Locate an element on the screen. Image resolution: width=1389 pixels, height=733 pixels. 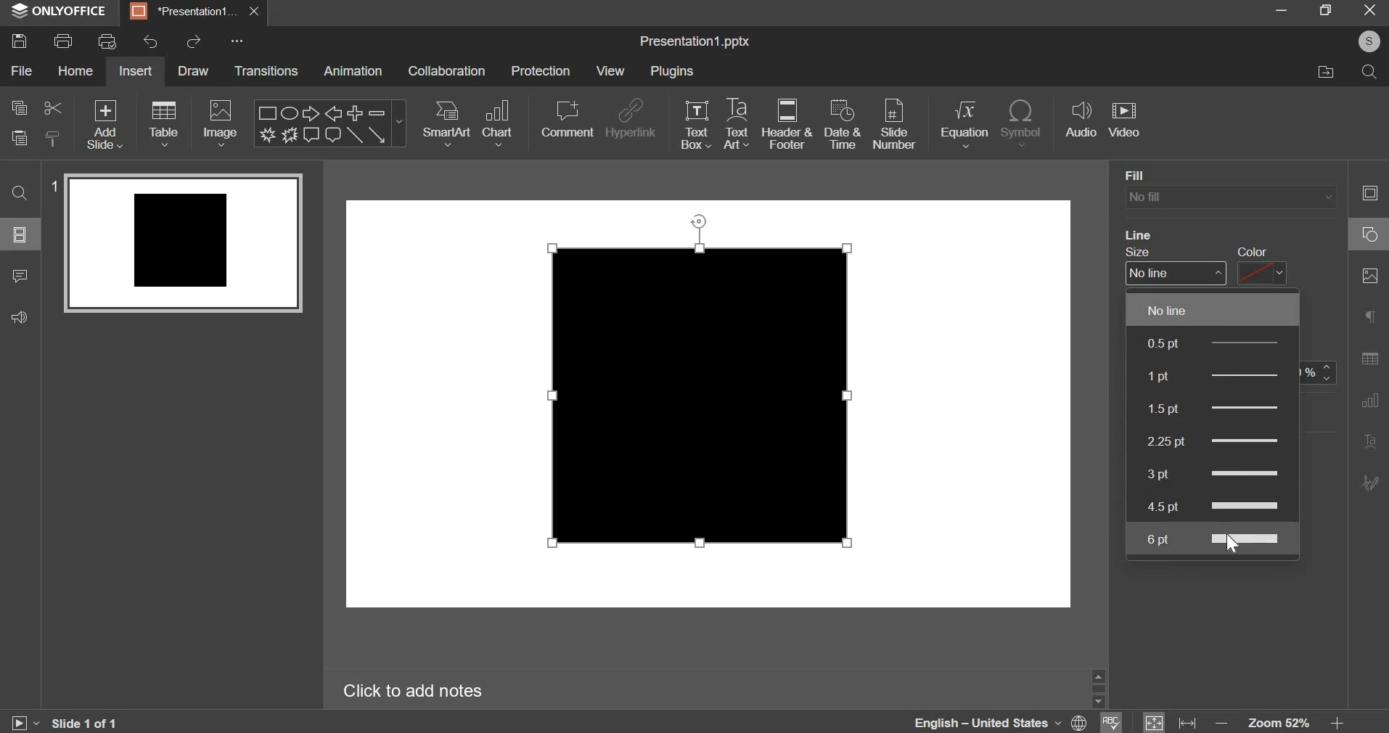
table is located at coordinates (164, 123).